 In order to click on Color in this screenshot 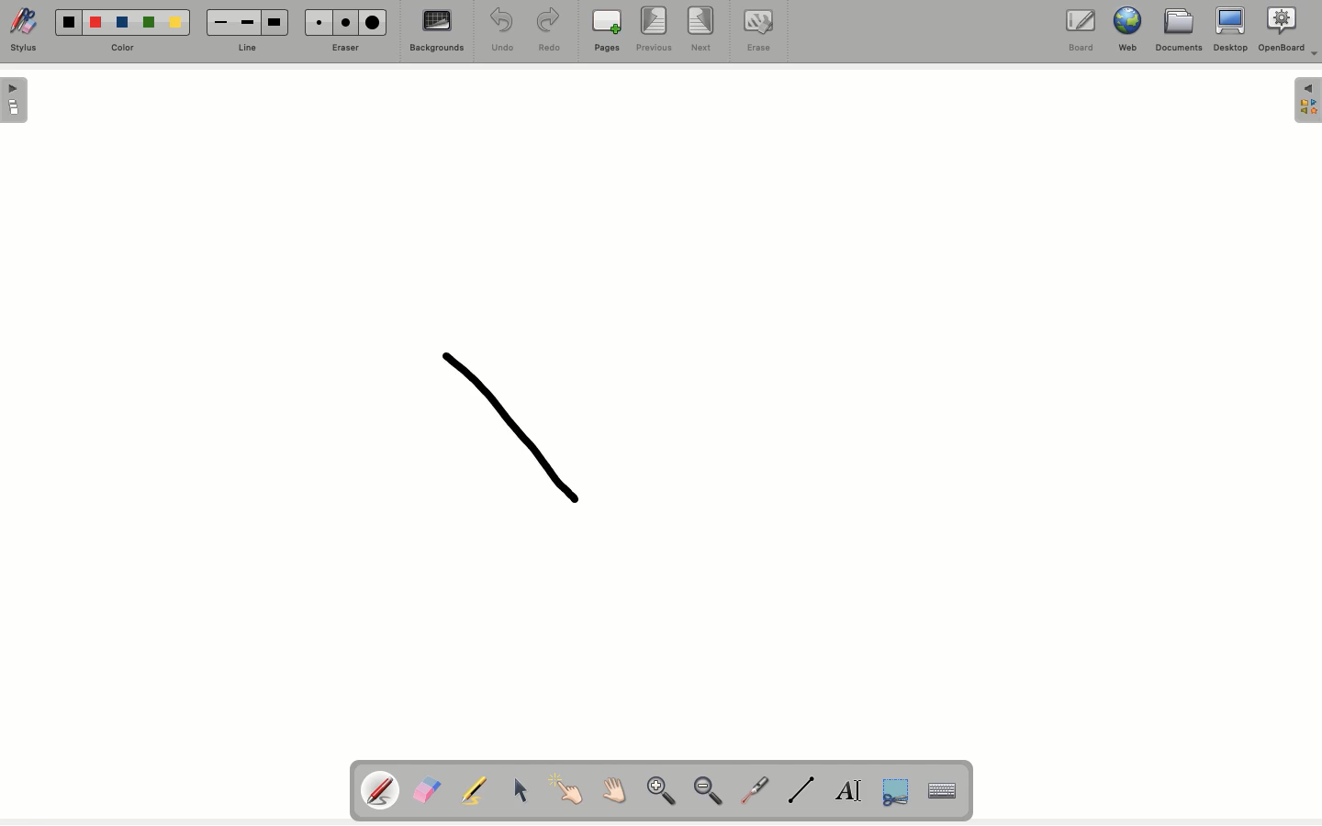, I will do `click(129, 44)`.